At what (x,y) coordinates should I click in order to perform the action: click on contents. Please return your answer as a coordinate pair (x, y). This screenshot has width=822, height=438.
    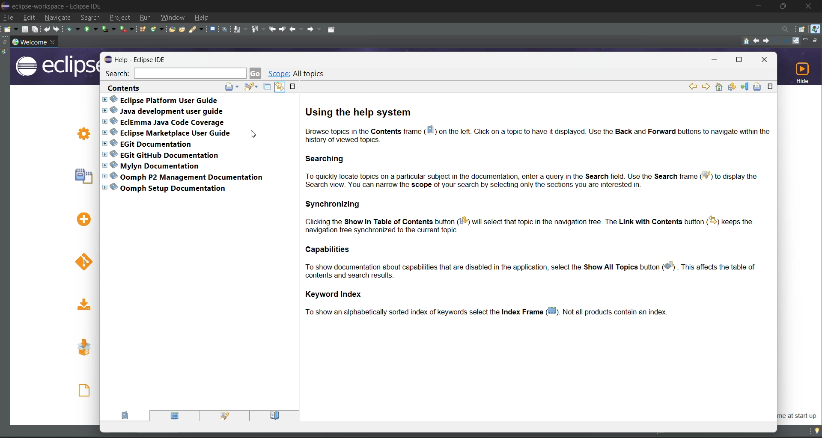
    Looking at the image, I should click on (125, 415).